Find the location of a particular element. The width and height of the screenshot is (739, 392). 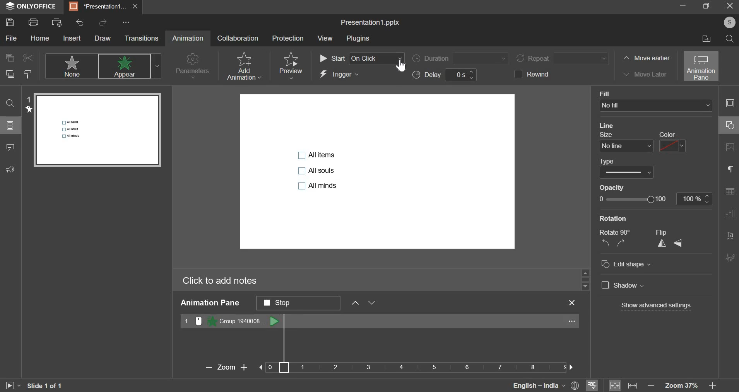

exit is located at coordinates (135, 6).